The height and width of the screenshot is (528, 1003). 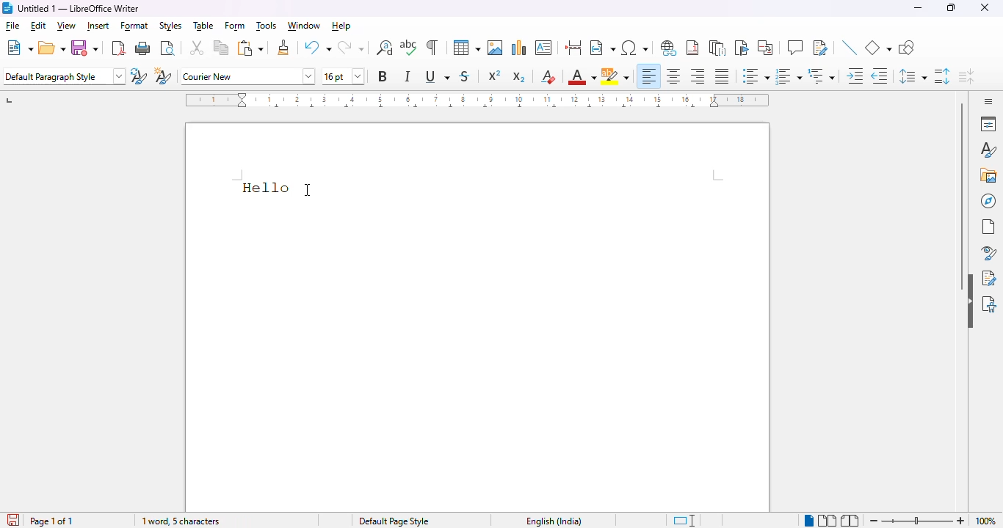 I want to click on form, so click(x=236, y=26).